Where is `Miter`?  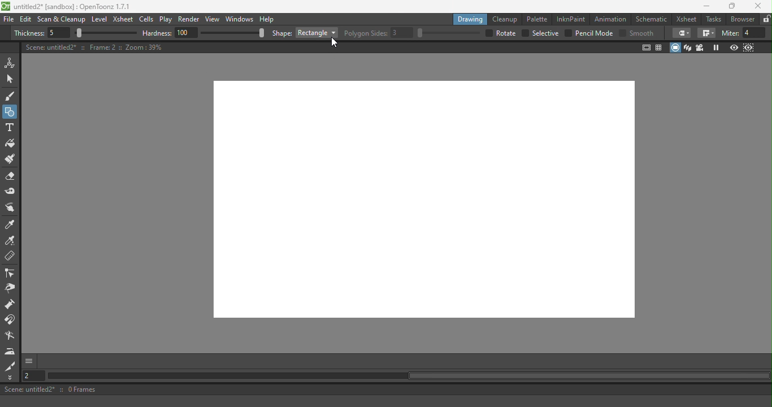 Miter is located at coordinates (746, 33).